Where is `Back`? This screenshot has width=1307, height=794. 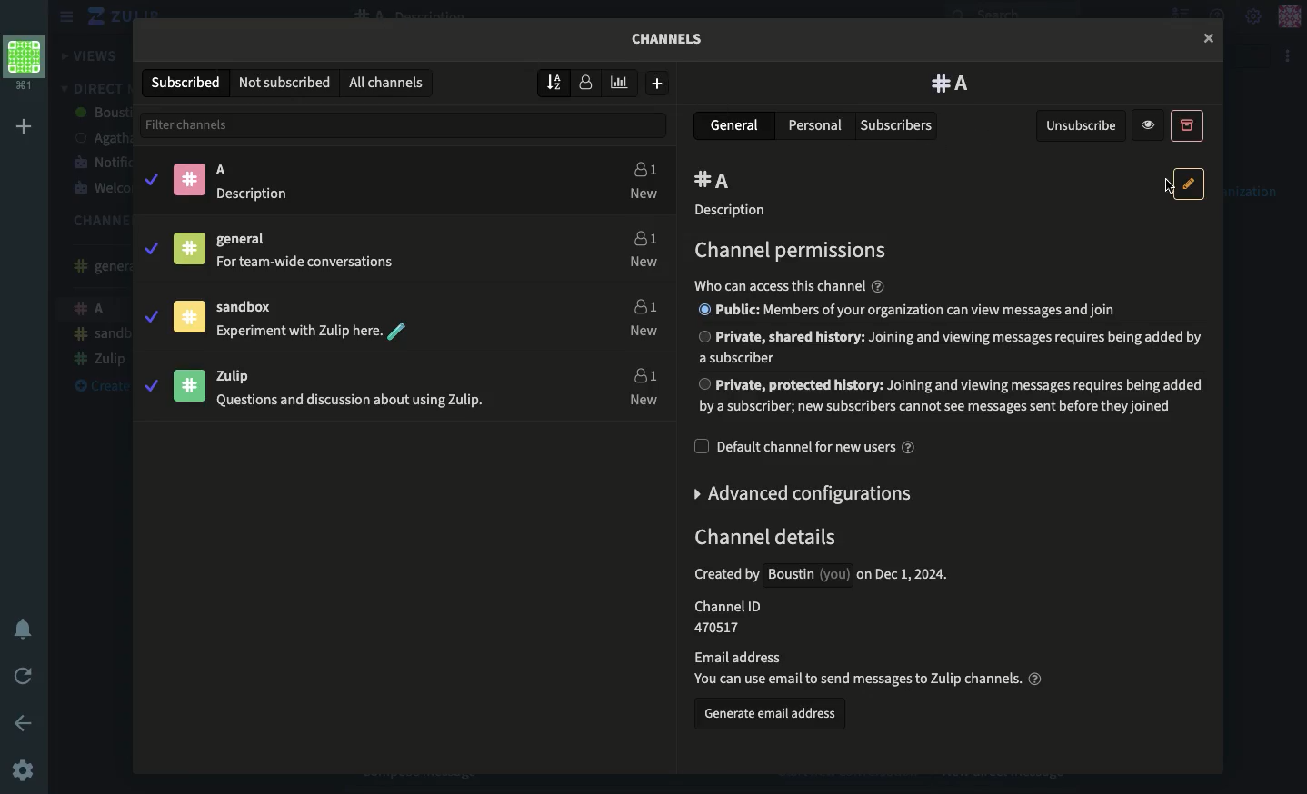
Back is located at coordinates (26, 722).